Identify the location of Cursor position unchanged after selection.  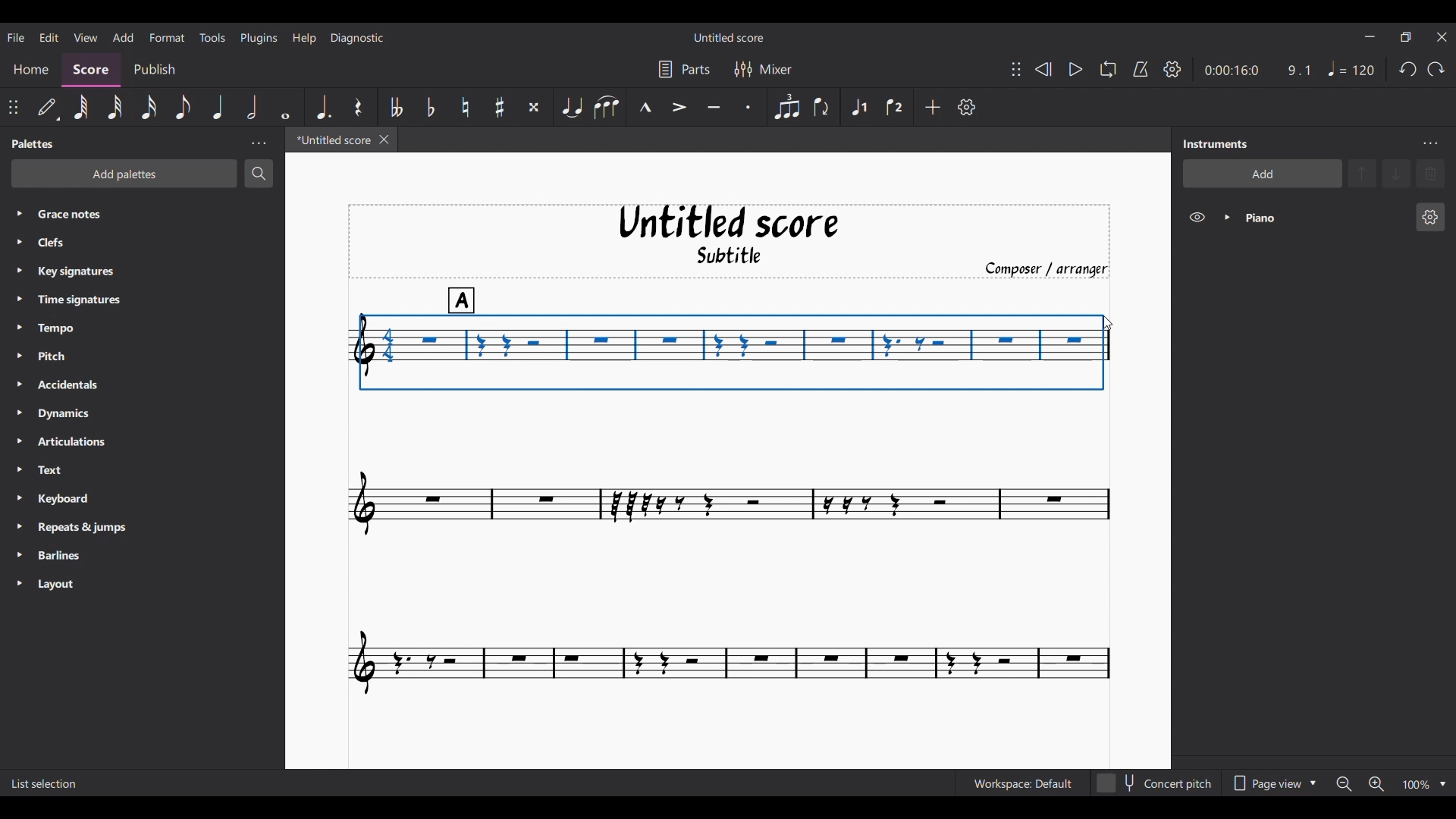
(1107, 322).